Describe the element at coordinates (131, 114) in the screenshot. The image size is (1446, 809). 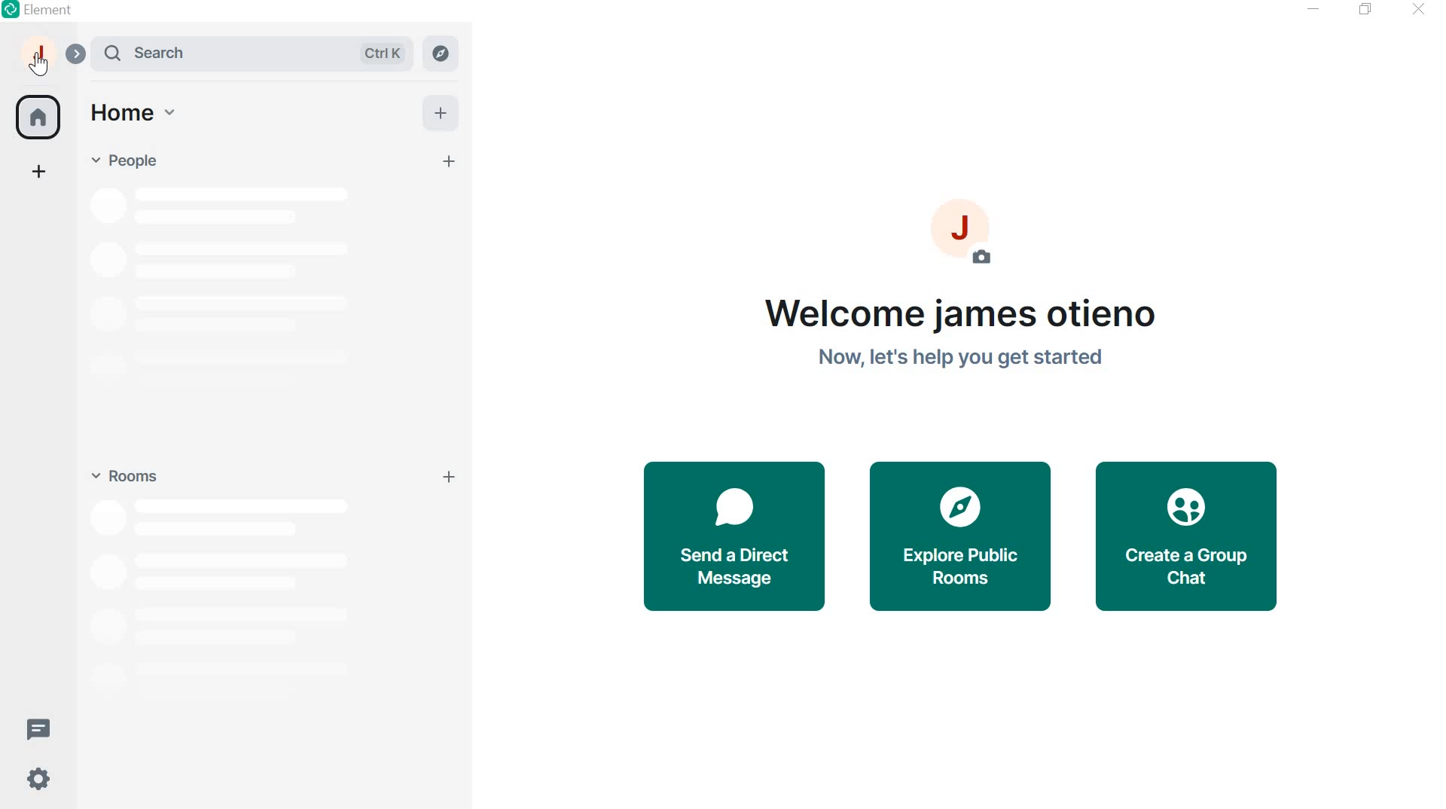
I see `HOME OPTIONS` at that location.